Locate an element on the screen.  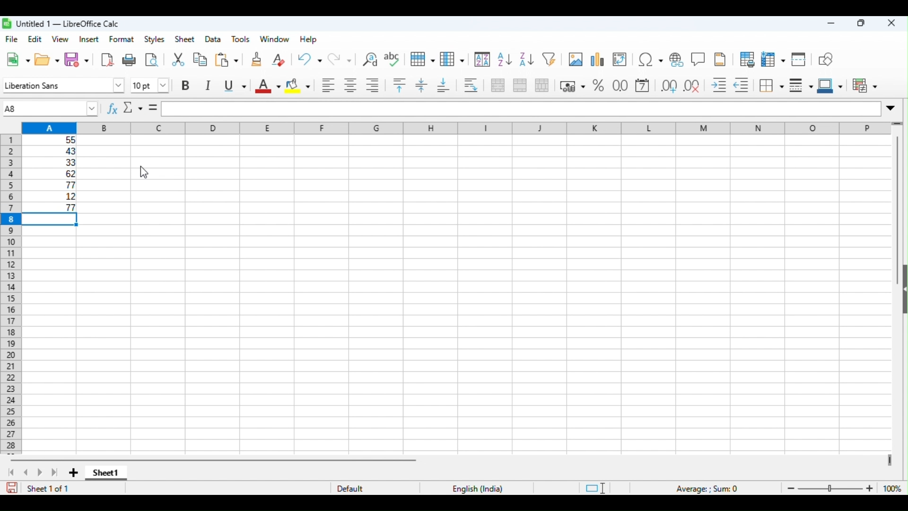
format is located at coordinates (122, 39).